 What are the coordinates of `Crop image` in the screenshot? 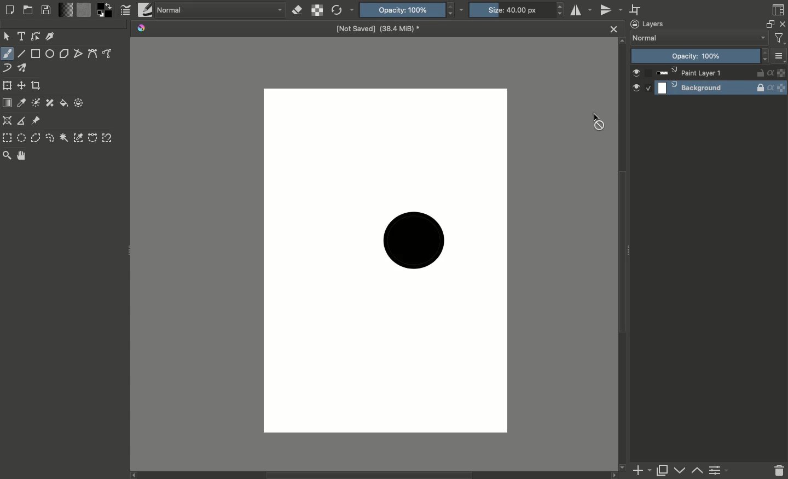 It's located at (42, 84).